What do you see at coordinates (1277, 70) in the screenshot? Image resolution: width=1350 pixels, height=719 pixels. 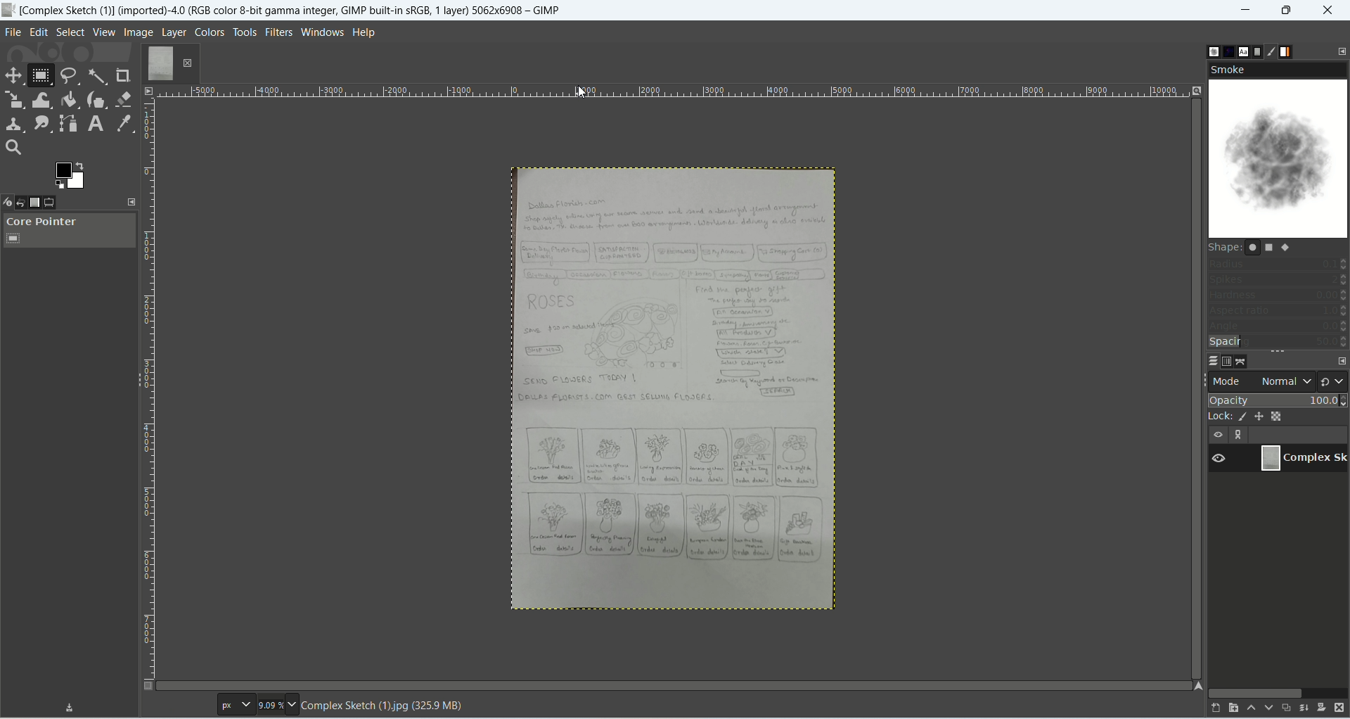 I see `smoke` at bounding box center [1277, 70].